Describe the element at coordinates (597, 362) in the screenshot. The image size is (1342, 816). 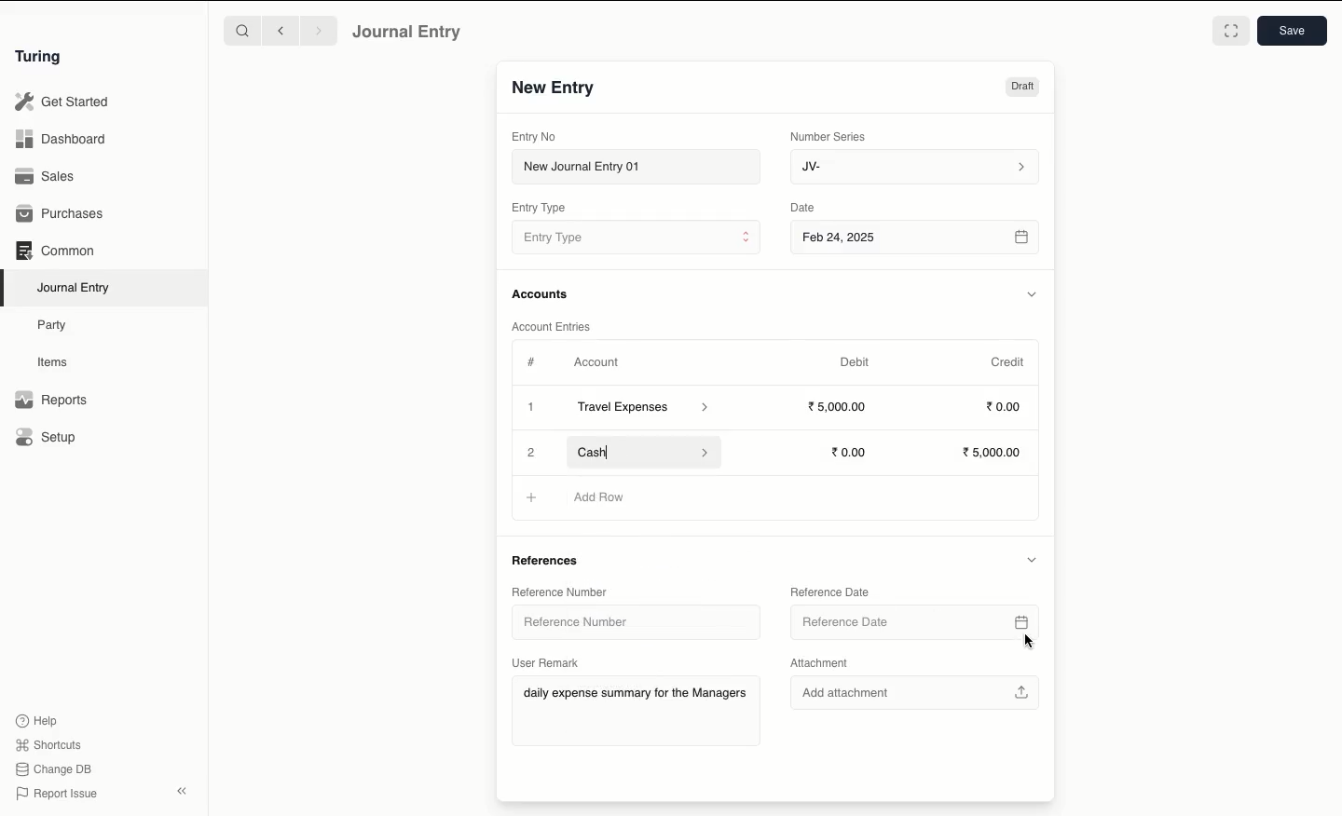
I see `Account` at that location.